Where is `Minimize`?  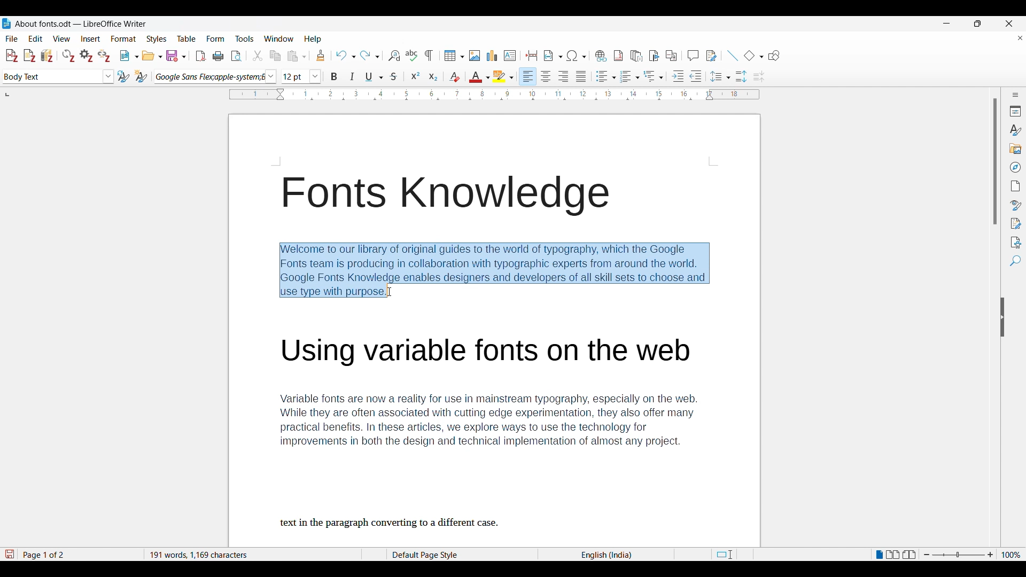
Minimize is located at coordinates (947, 24).